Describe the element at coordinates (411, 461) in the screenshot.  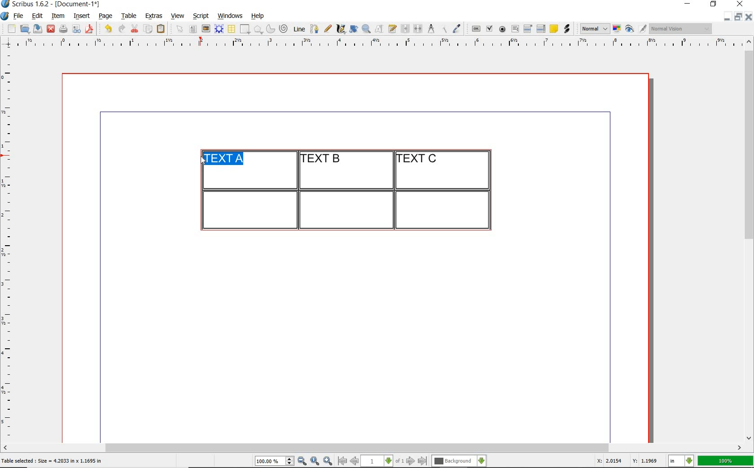
I see `go to next page` at that location.